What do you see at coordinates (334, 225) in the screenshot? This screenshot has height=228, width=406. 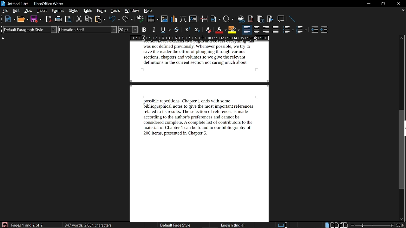 I see `multiple page view` at bounding box center [334, 225].